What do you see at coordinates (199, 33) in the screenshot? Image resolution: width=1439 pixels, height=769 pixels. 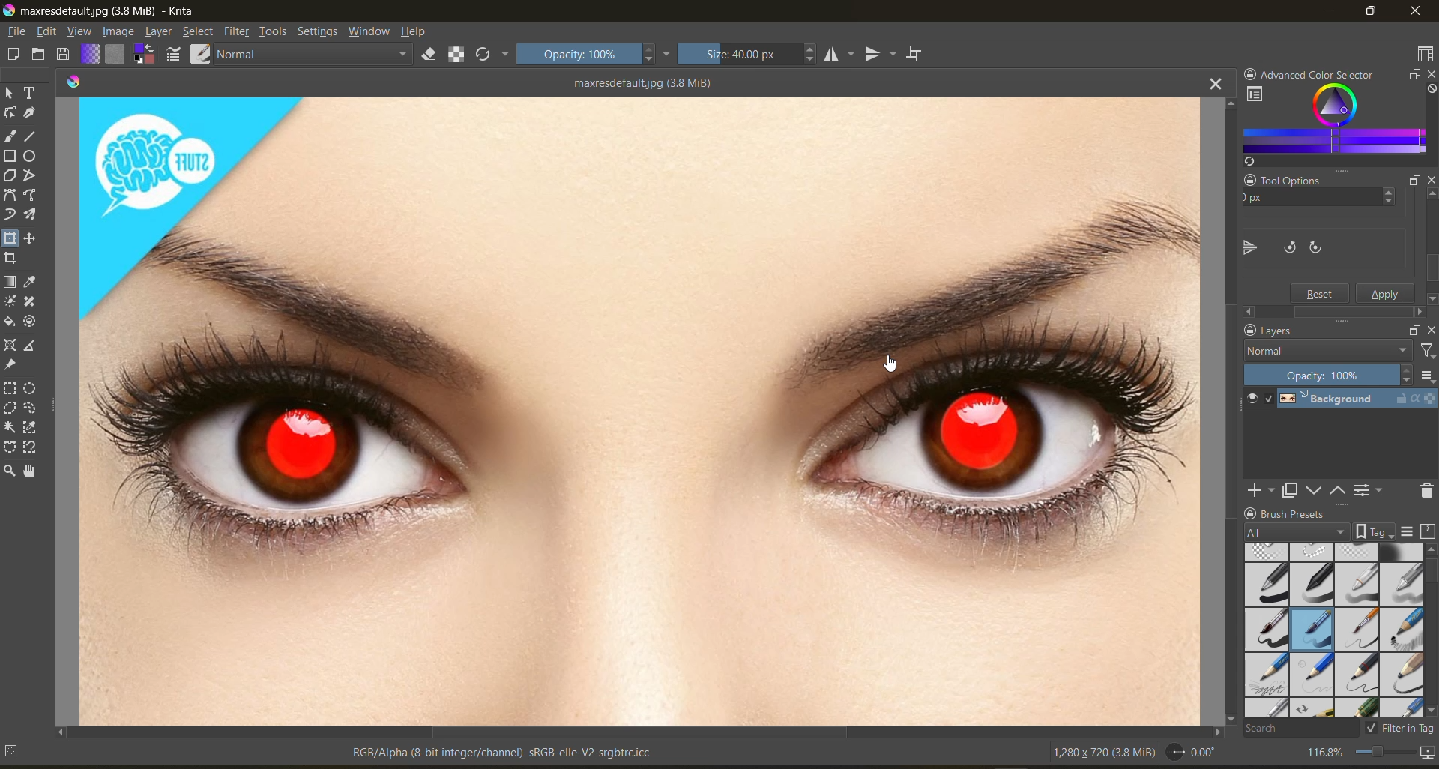 I see `select` at bounding box center [199, 33].